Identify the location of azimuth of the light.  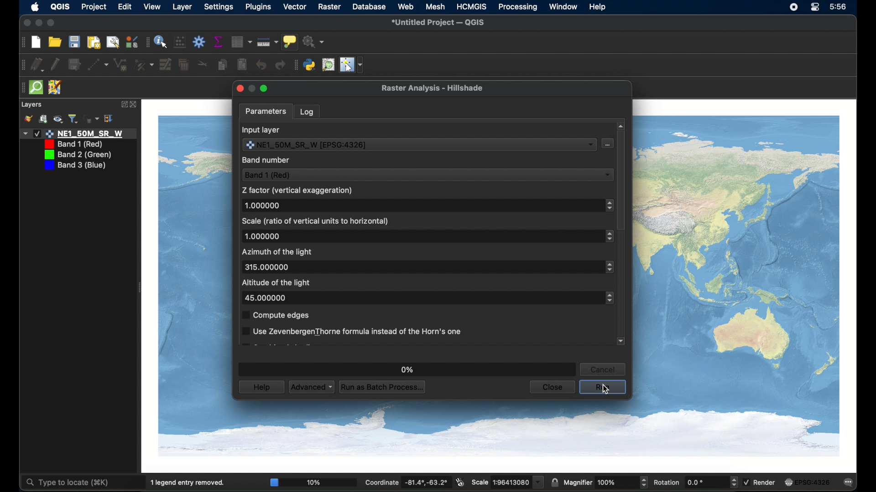
(277, 252).